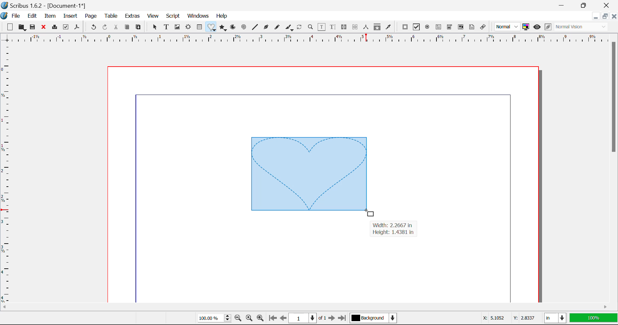 The width and height of the screenshot is (618, 325). What do you see at coordinates (4, 16) in the screenshot?
I see `Scribus Logo` at bounding box center [4, 16].